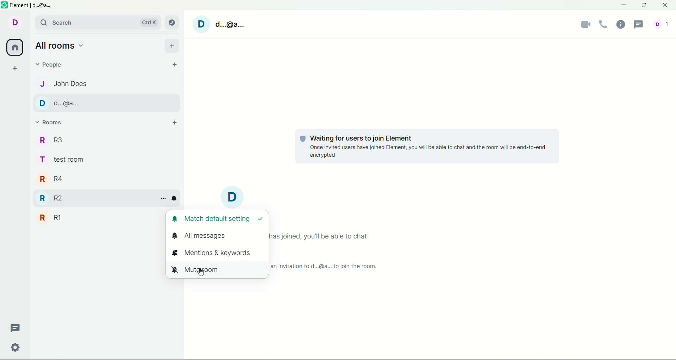  Describe the element at coordinates (66, 161) in the screenshot. I see `test room` at that location.